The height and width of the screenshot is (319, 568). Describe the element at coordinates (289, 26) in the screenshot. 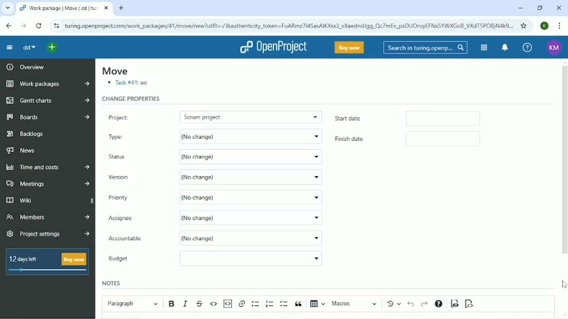

I see `Site` at that location.